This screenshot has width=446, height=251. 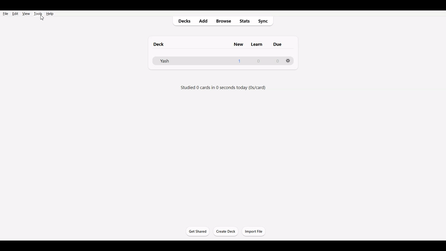 What do you see at coordinates (197, 231) in the screenshot?
I see `Get Started` at bounding box center [197, 231].